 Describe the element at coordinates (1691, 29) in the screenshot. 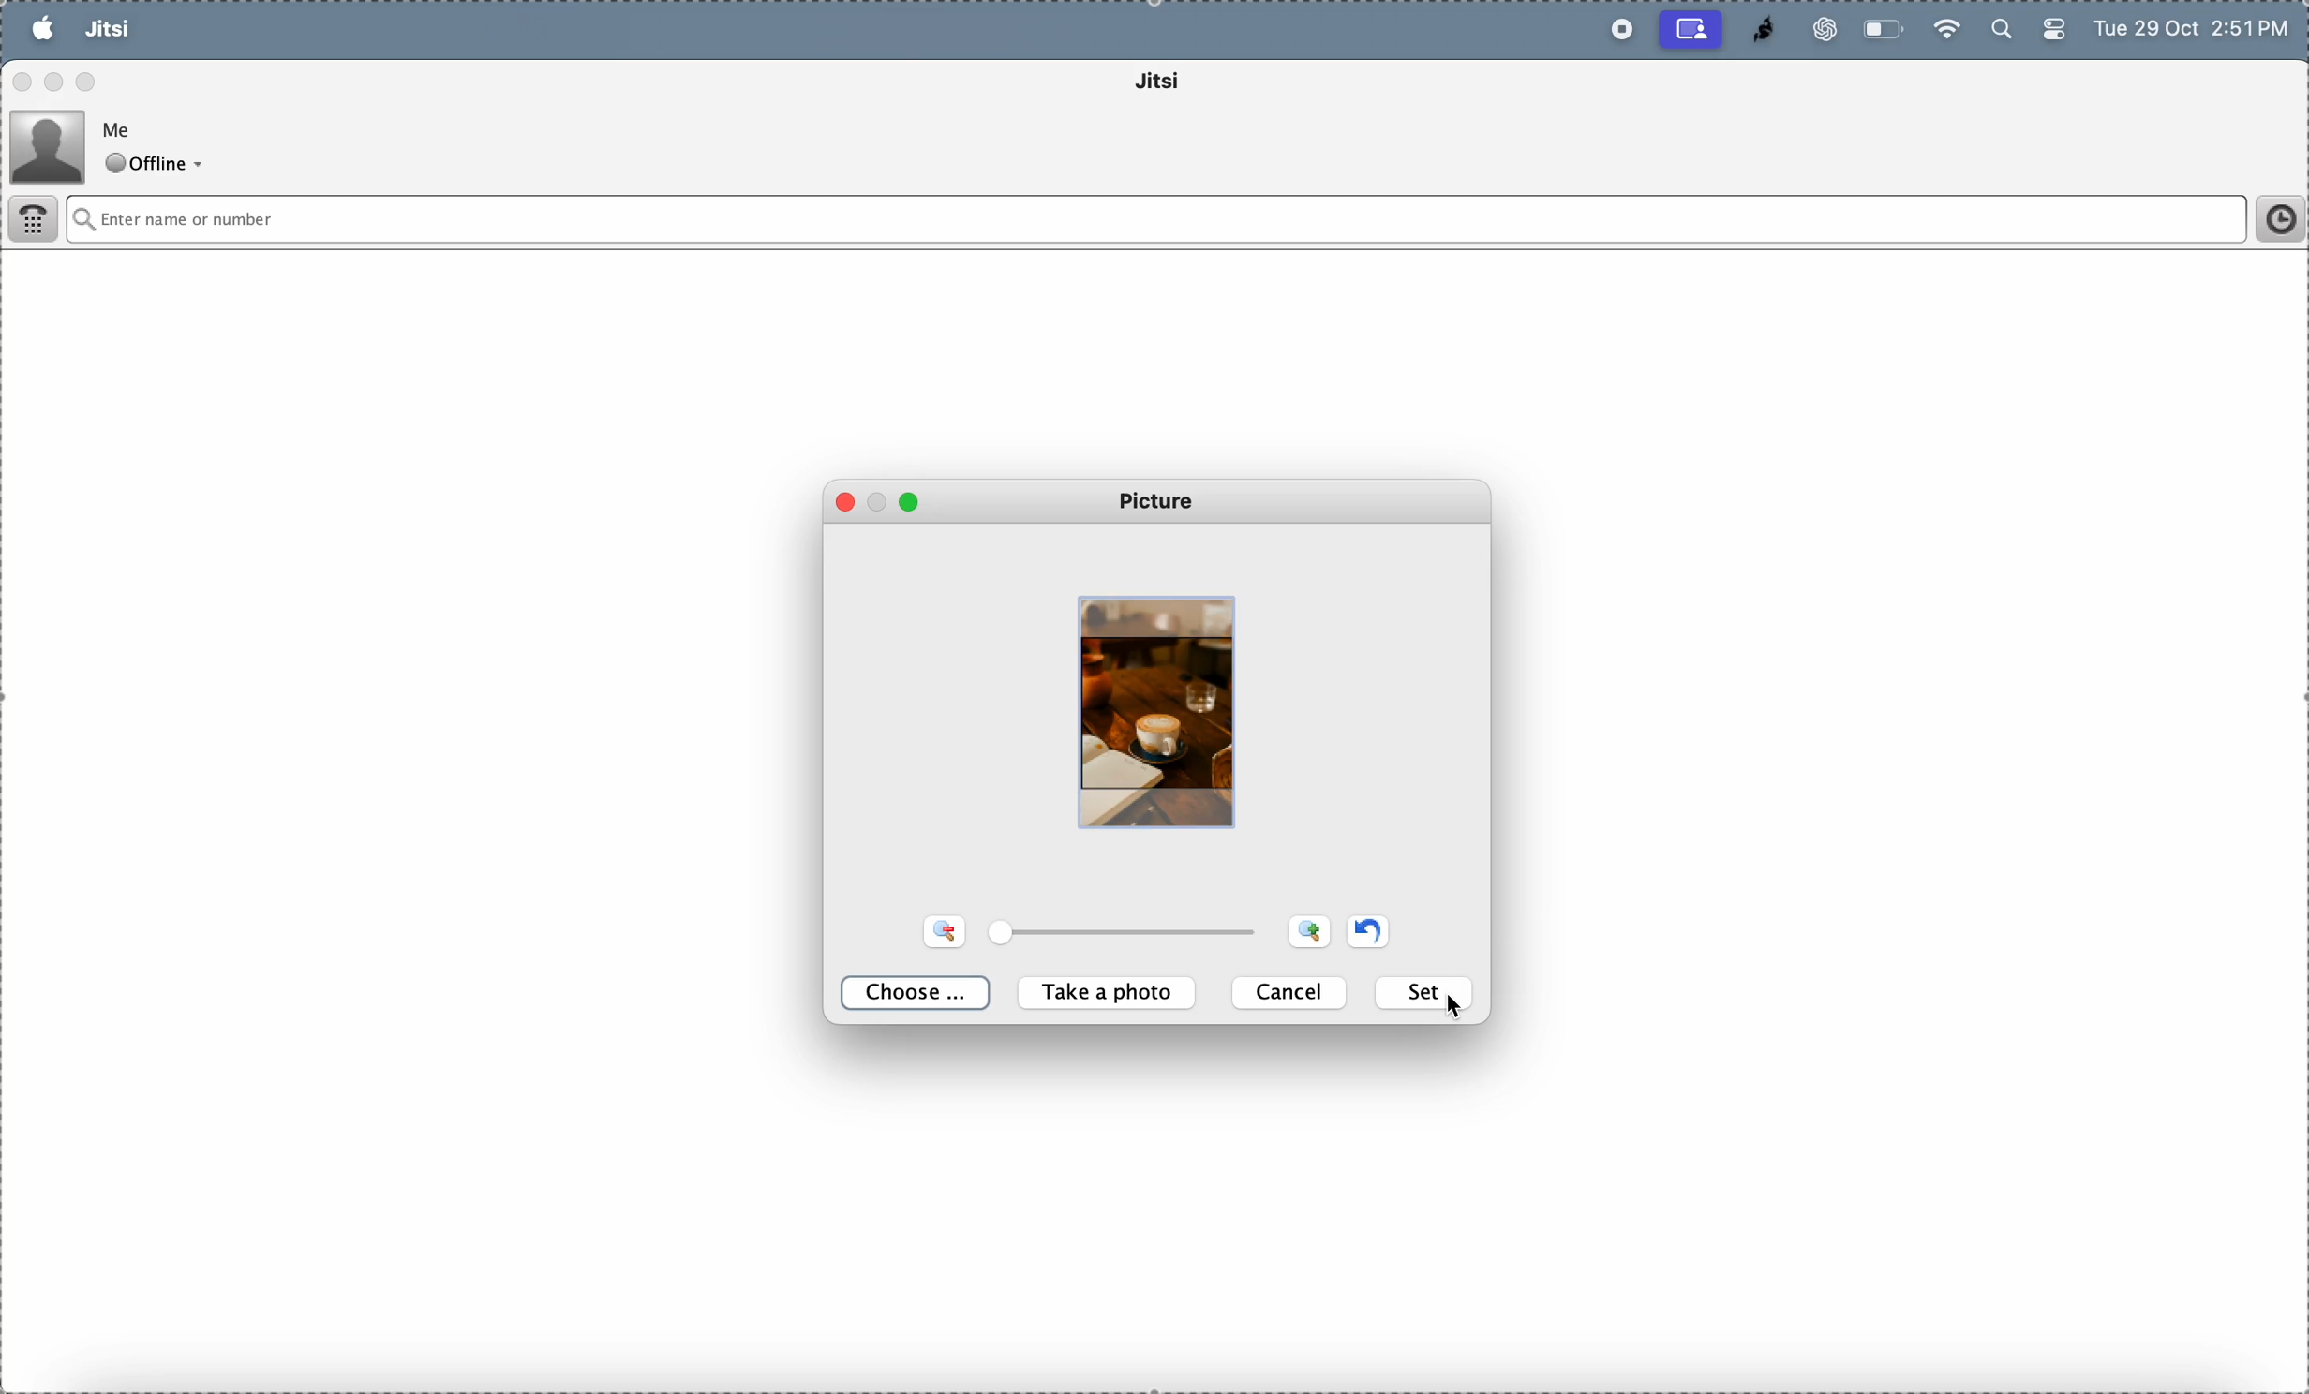

I see `cast` at that location.